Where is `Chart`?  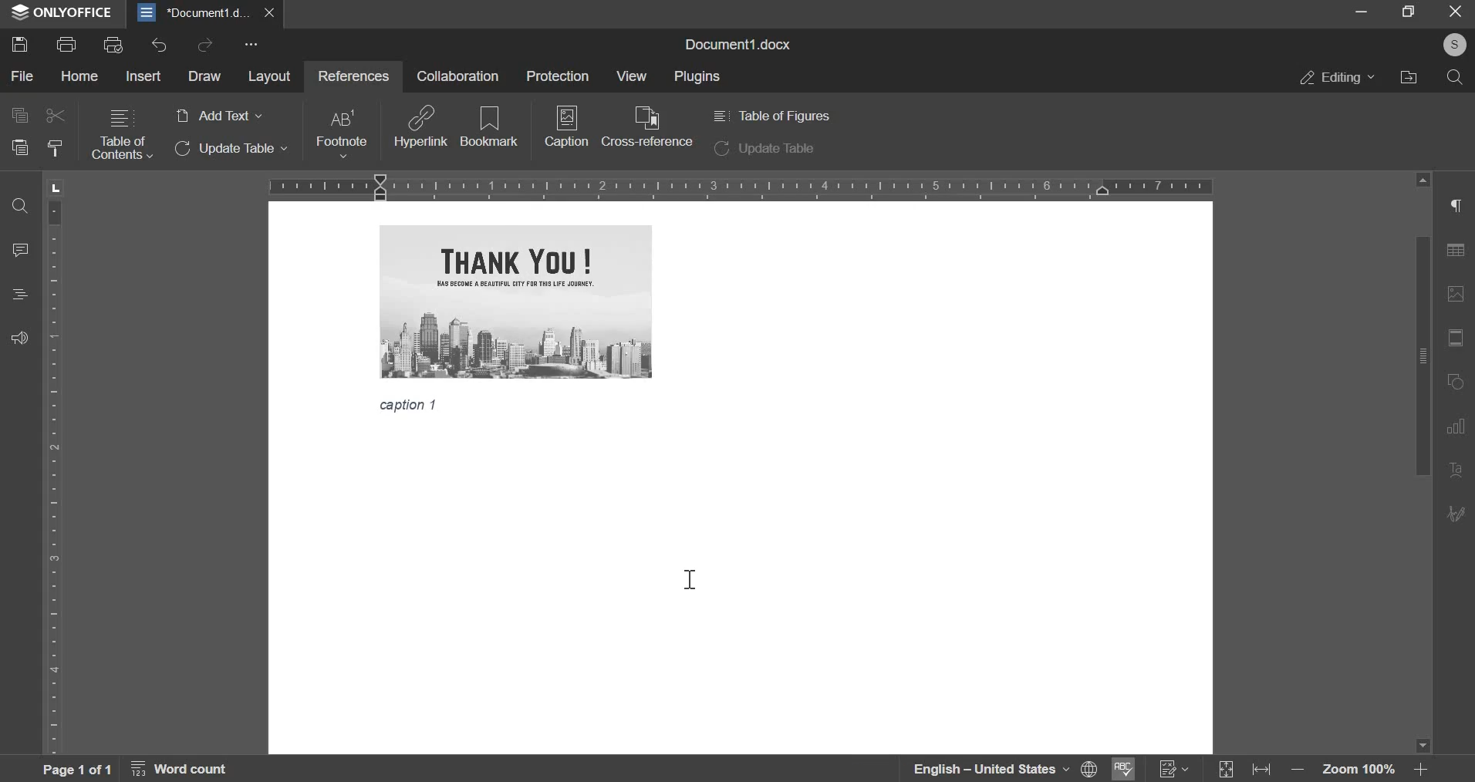 Chart is located at coordinates (1460, 426).